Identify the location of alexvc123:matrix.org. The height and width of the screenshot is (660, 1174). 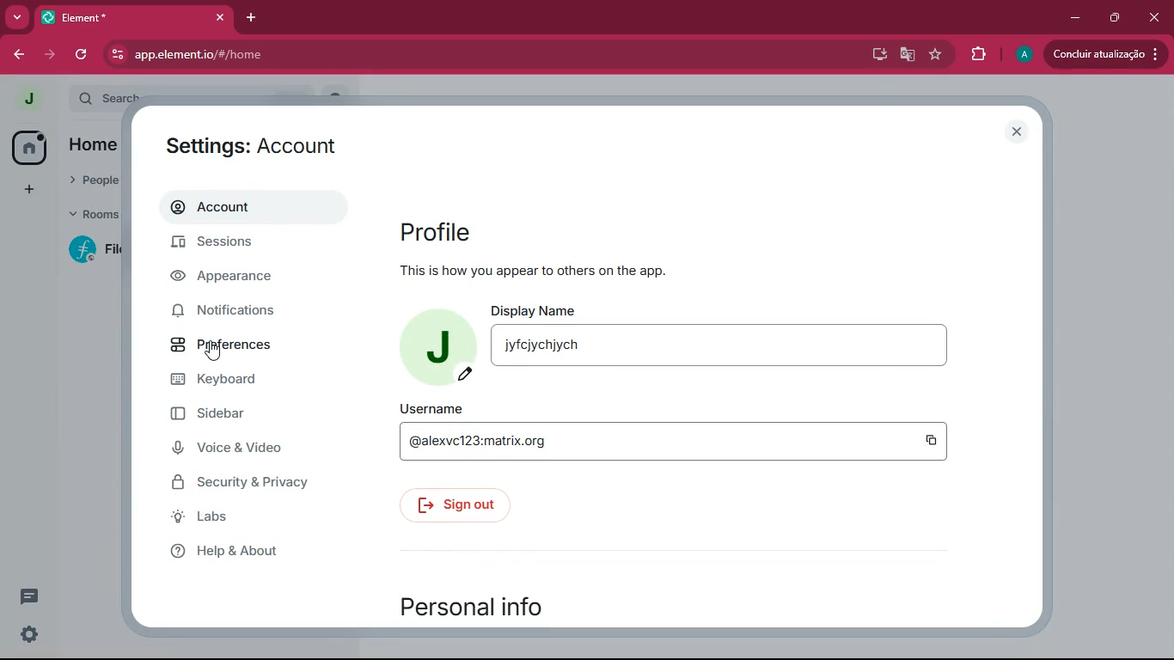
(616, 441).